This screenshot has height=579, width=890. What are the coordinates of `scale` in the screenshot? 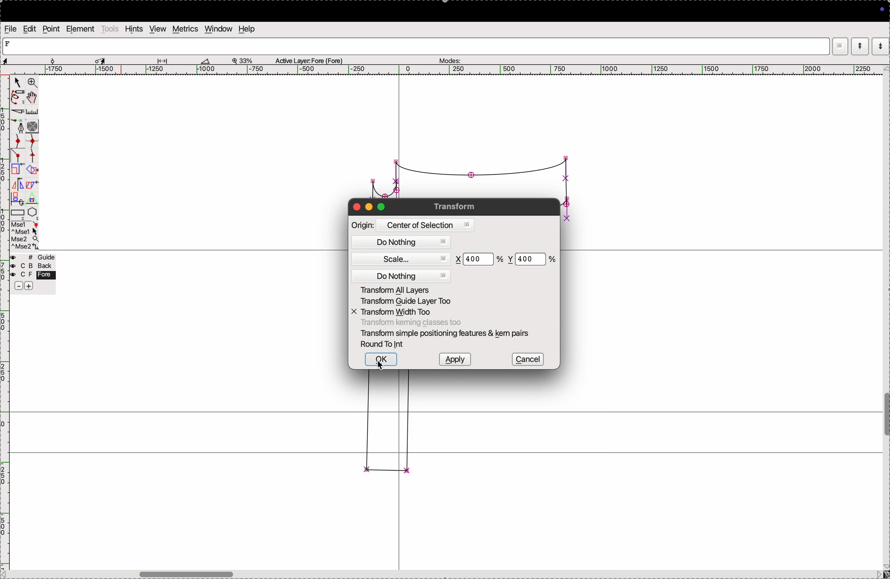 It's located at (404, 260).